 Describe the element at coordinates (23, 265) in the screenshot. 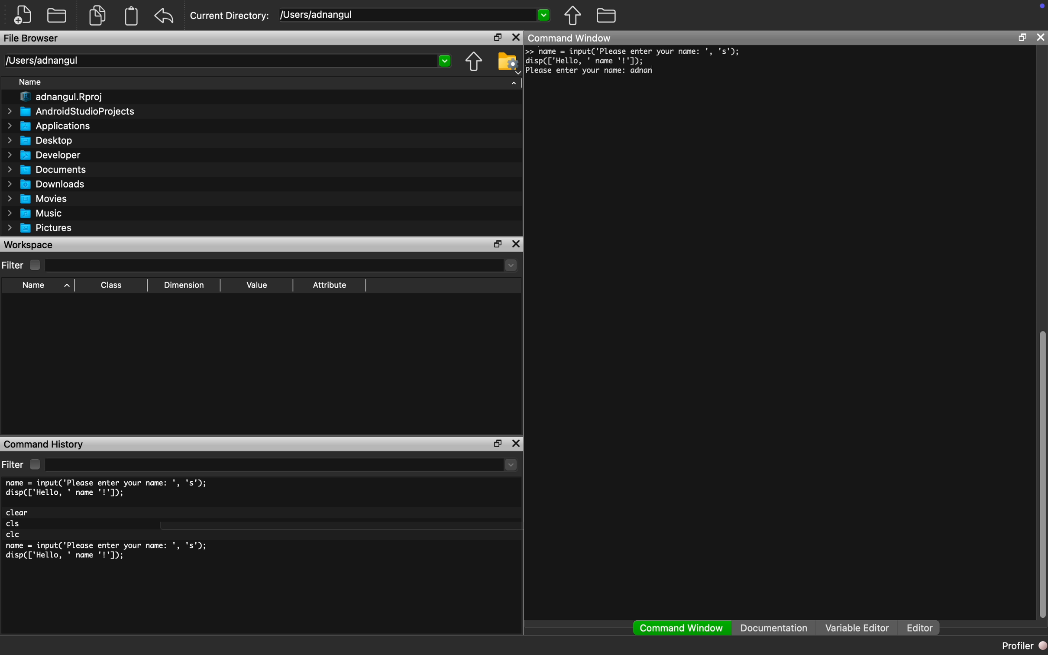

I see `Filter` at that location.